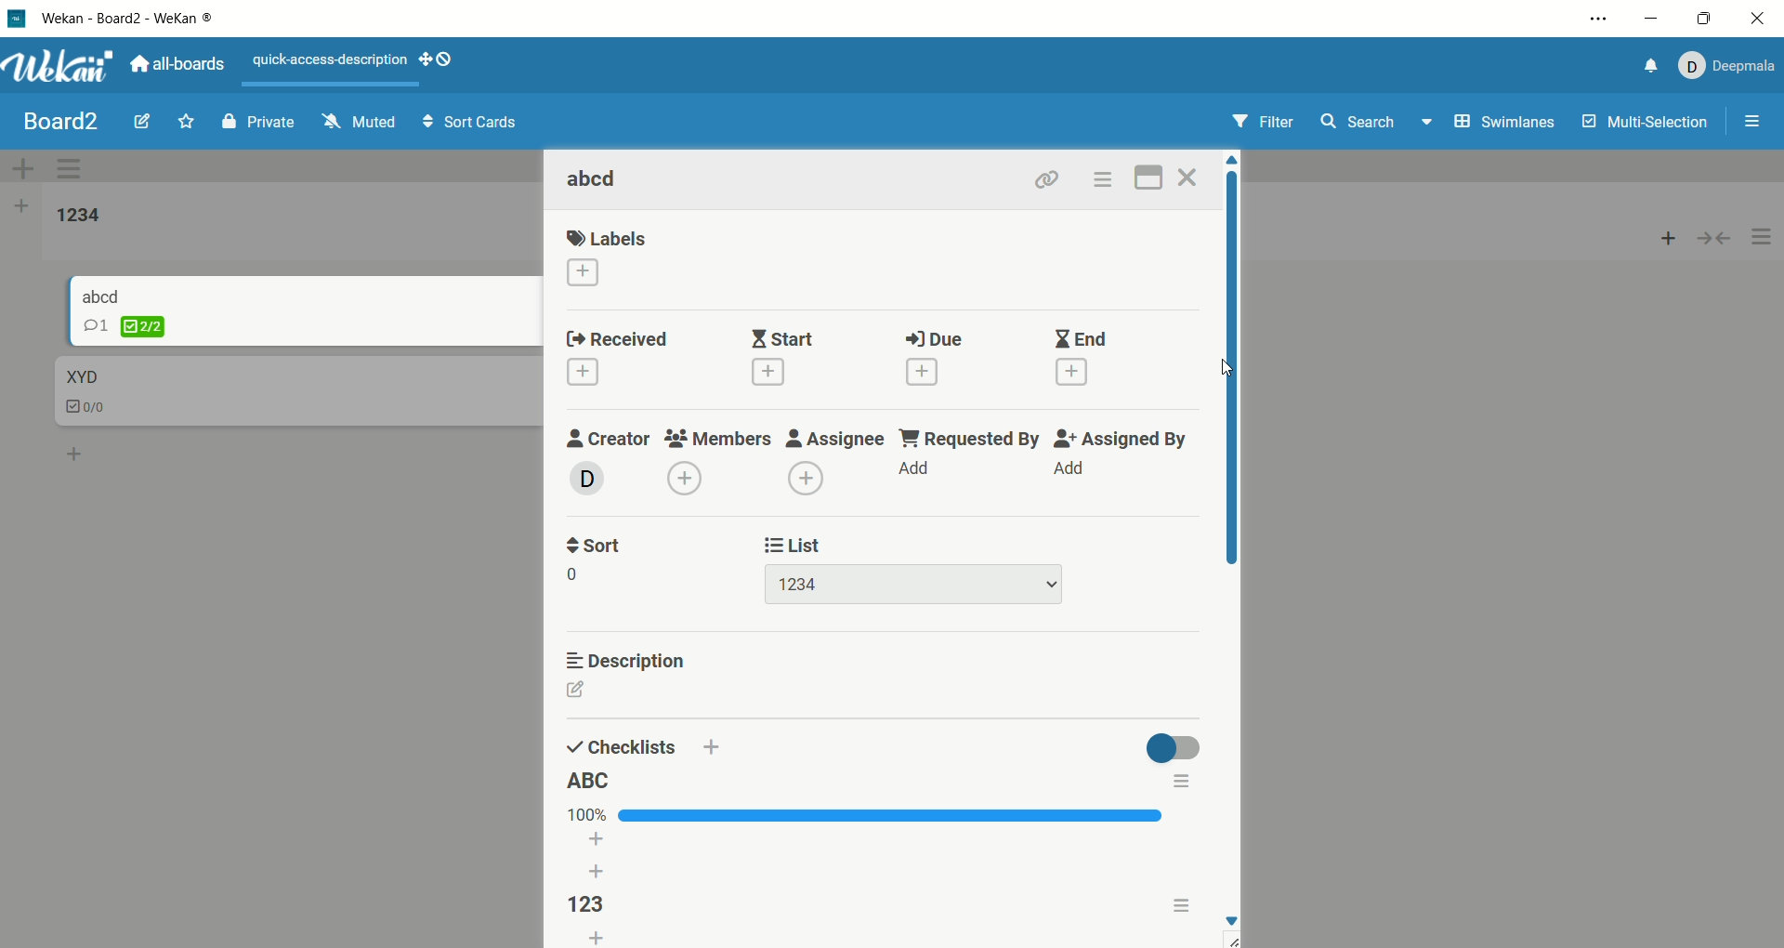  I want to click on logo, so click(18, 21).